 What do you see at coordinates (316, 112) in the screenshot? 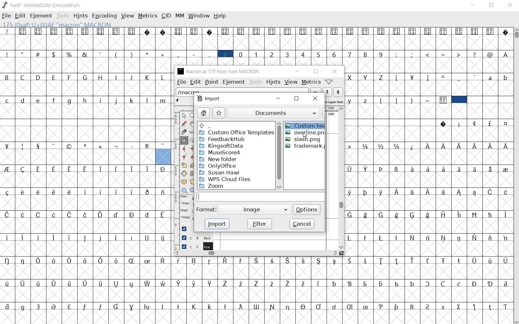
I see `drop down` at bounding box center [316, 112].